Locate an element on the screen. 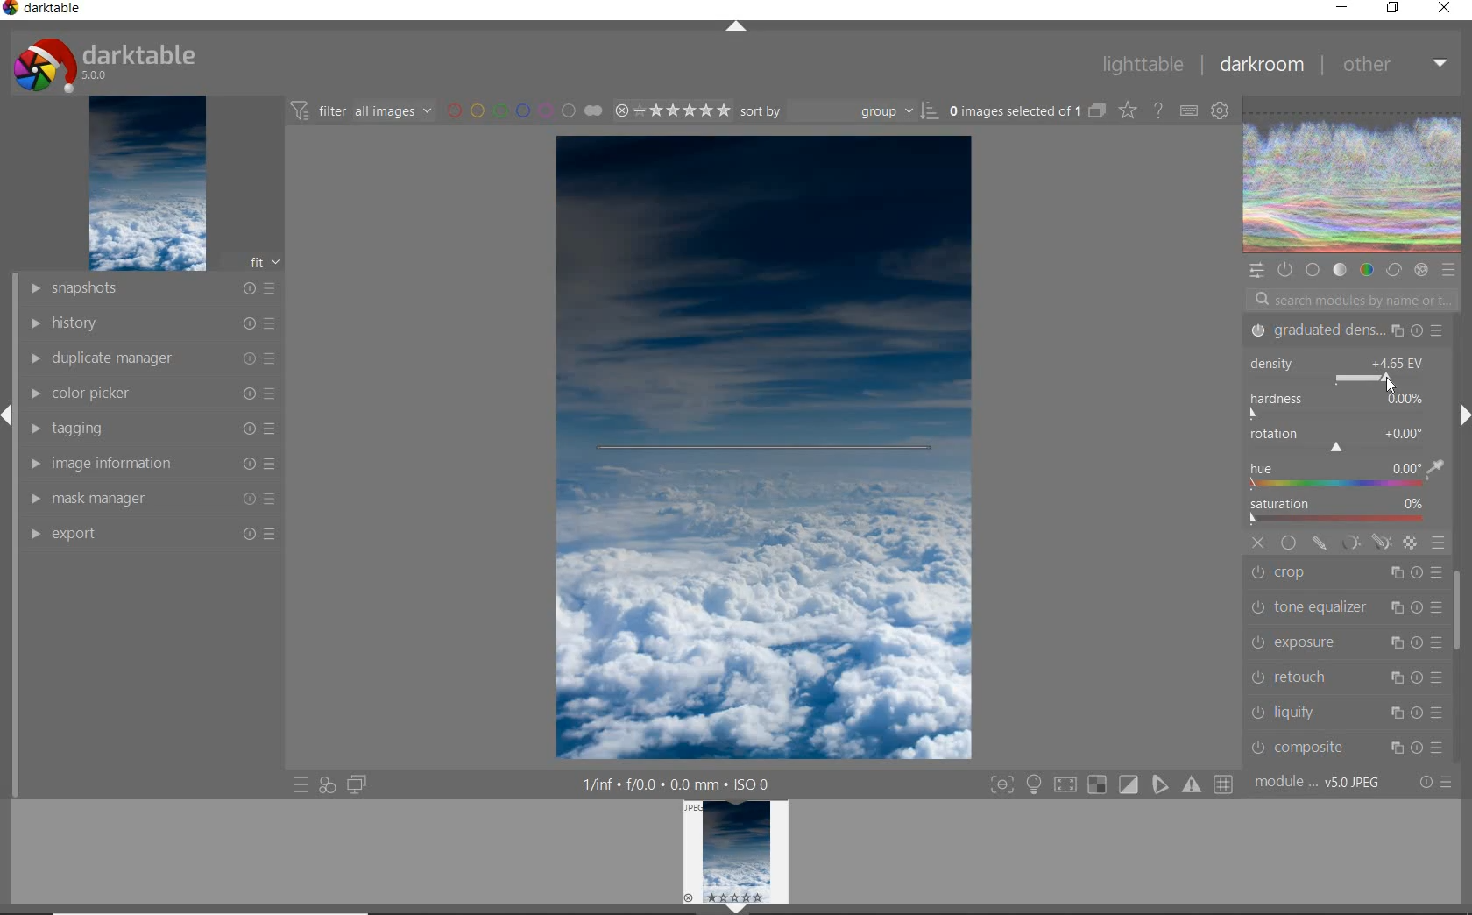 This screenshot has width=1472, height=915. EFFECT is located at coordinates (1421, 270).